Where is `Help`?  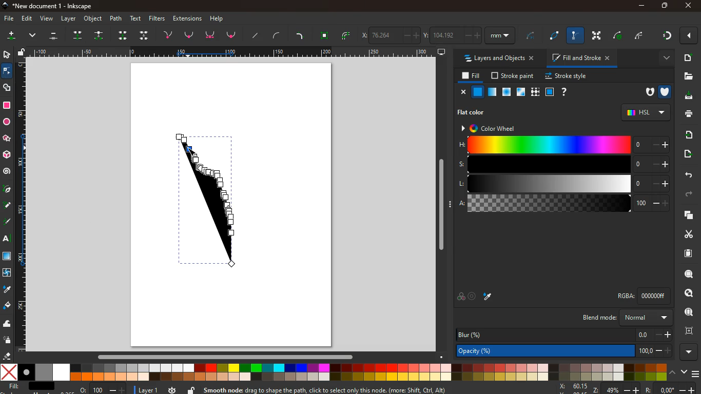 Help is located at coordinates (219, 18).